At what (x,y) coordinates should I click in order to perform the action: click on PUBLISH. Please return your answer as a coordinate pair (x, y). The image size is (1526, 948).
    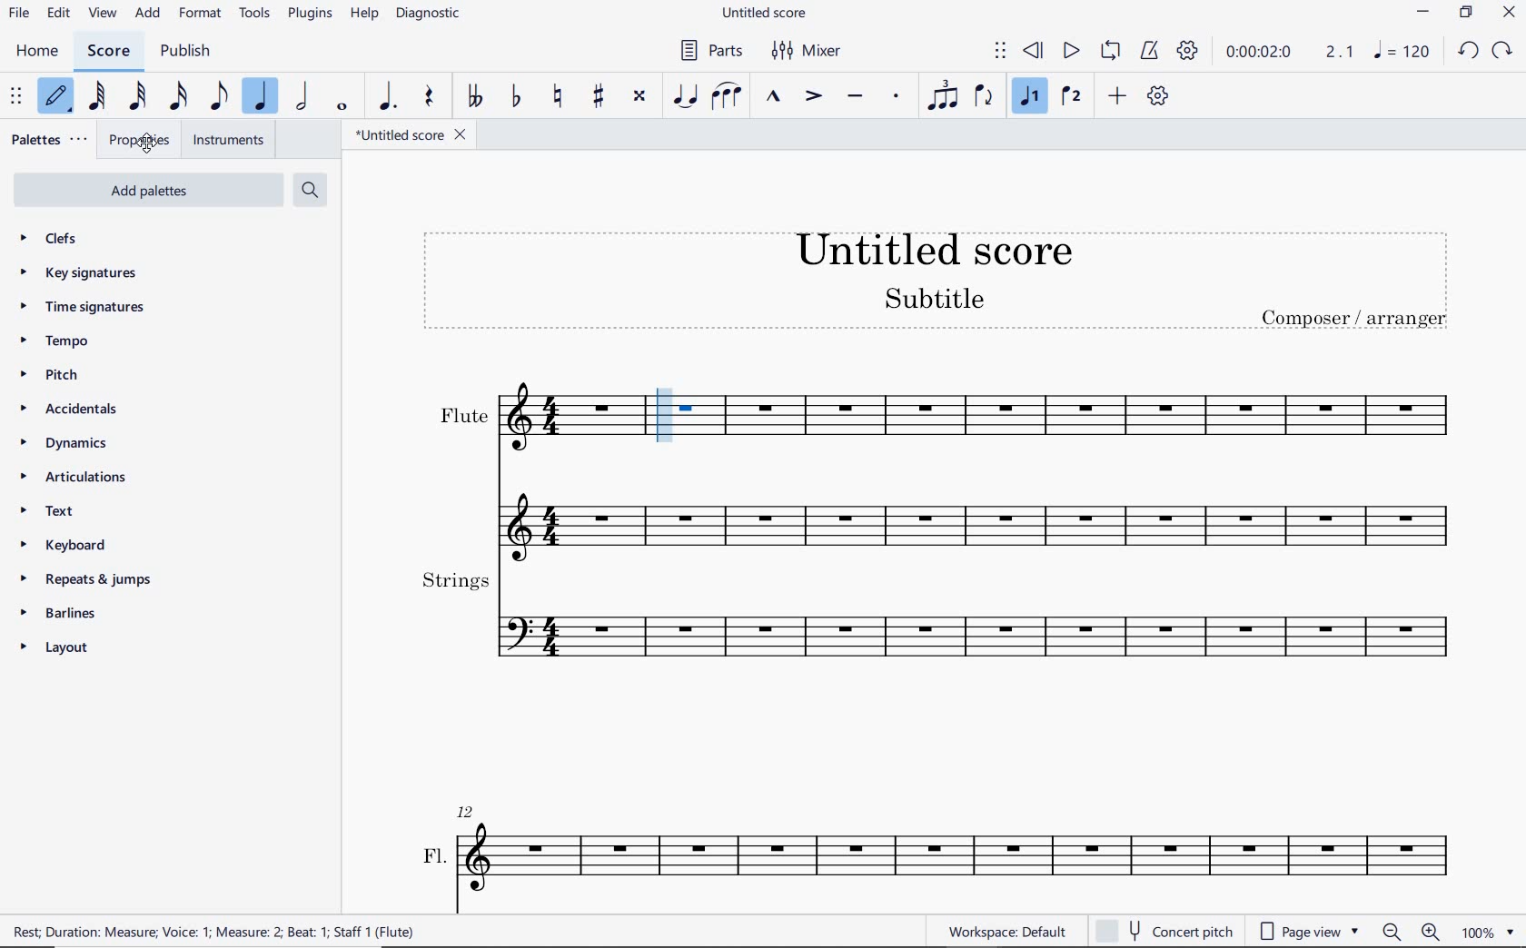
    Looking at the image, I should click on (185, 51).